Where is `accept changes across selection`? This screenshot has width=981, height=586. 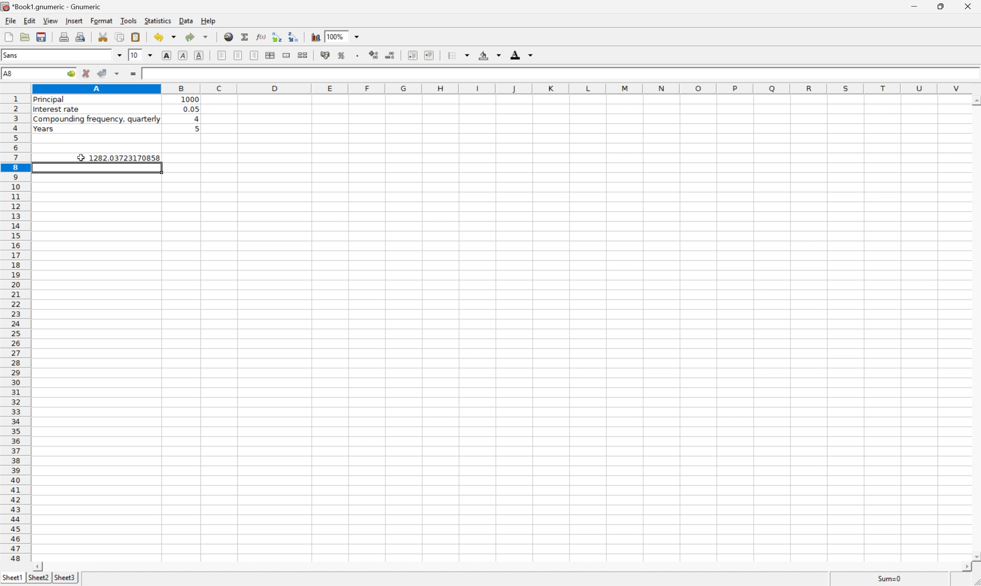
accept changes across selection is located at coordinates (117, 73).